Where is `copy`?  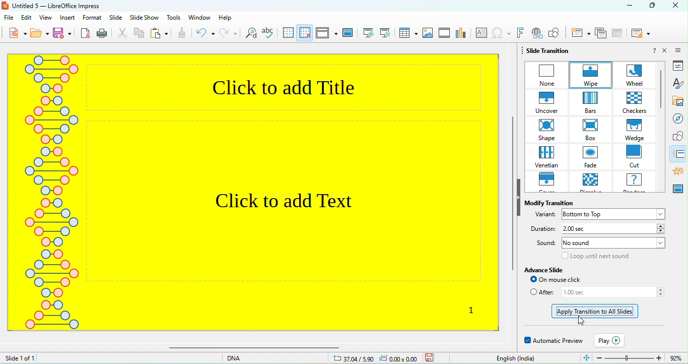 copy is located at coordinates (141, 34).